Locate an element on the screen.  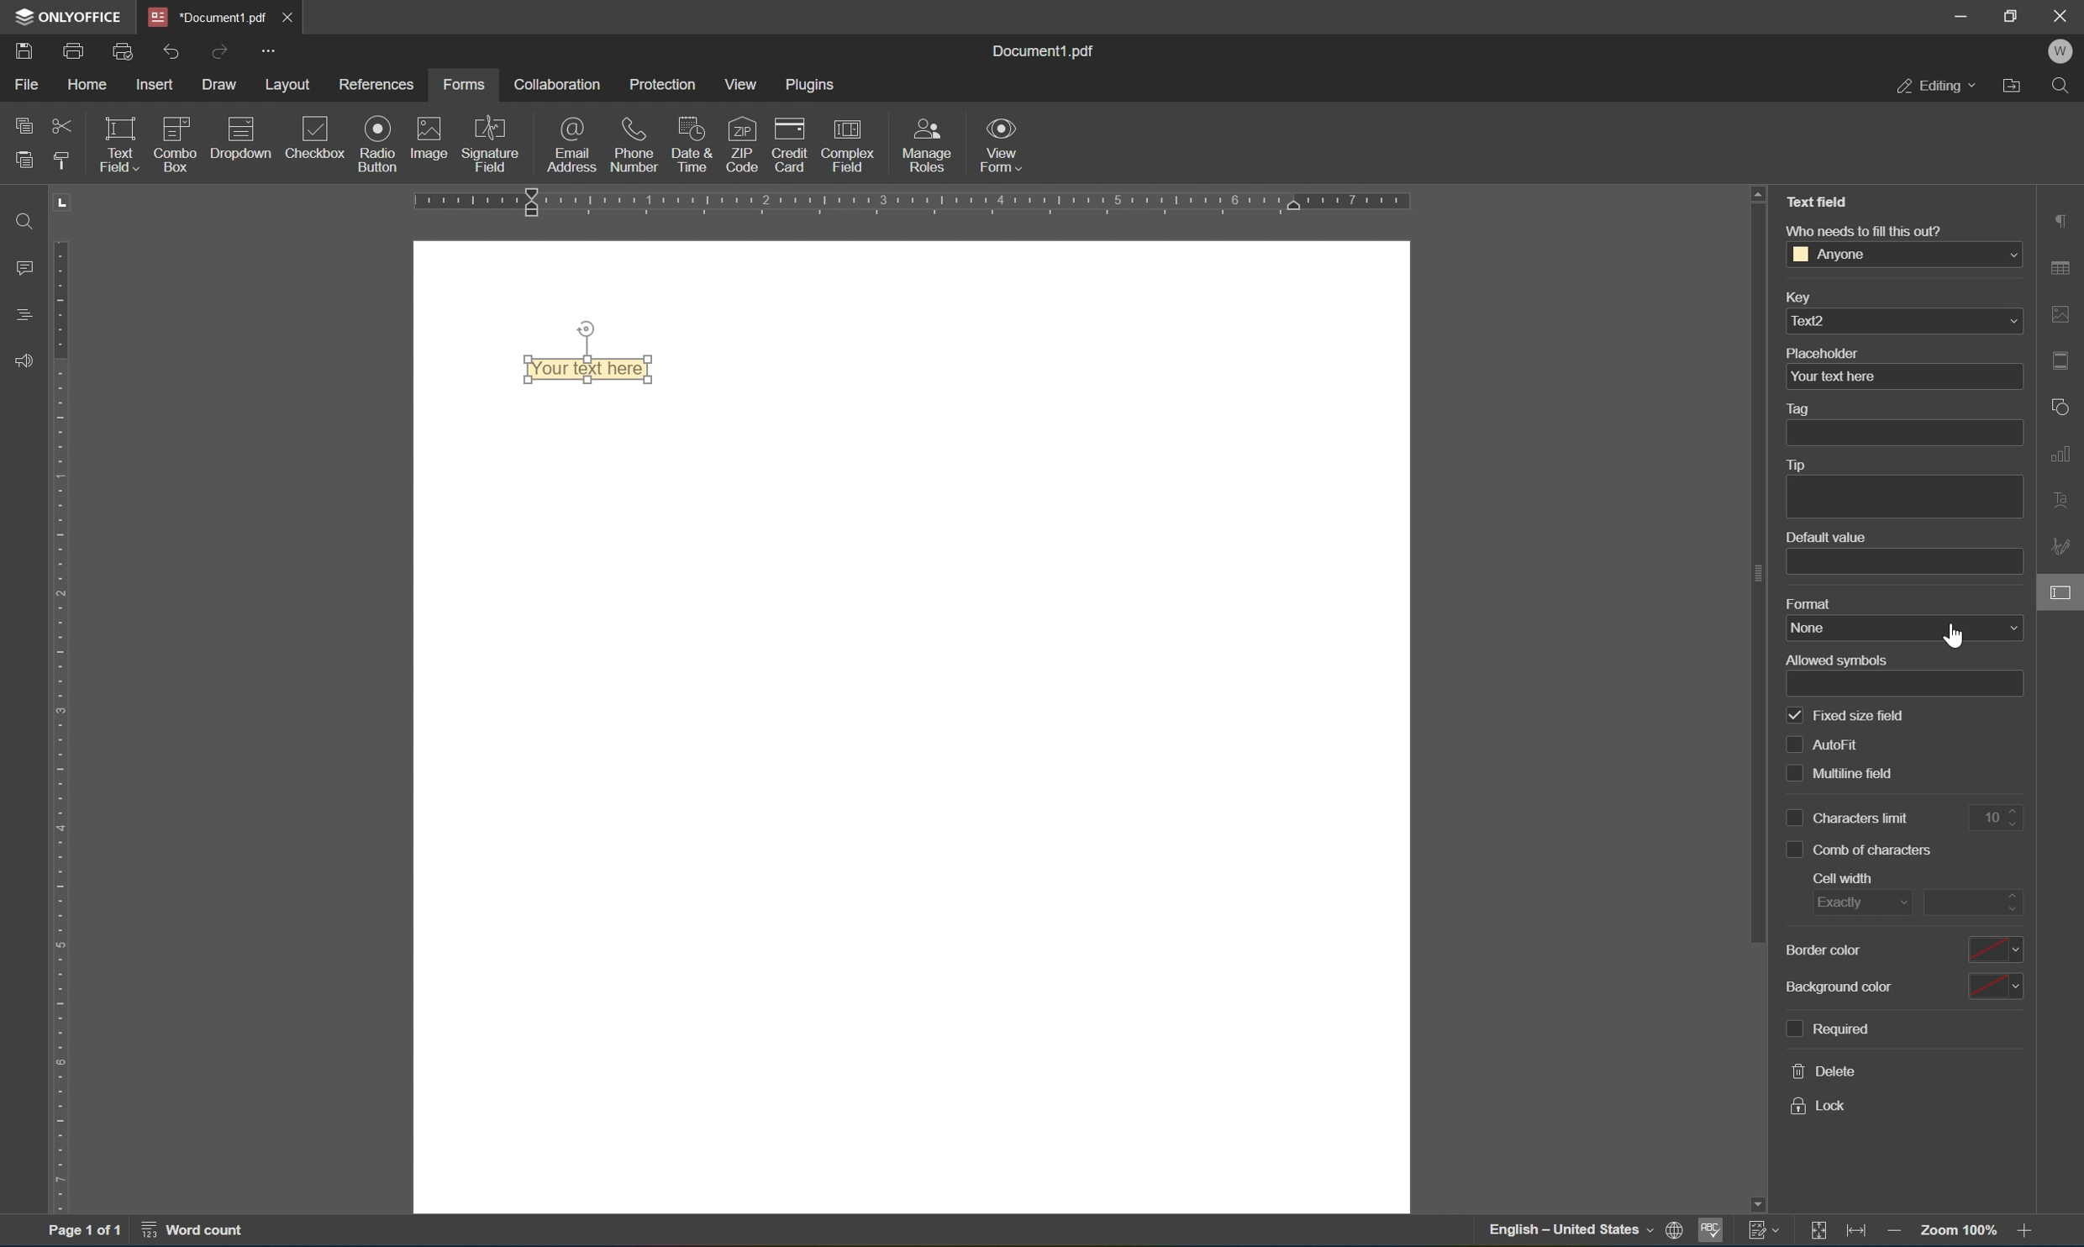
text2 is located at coordinates (1901, 321).